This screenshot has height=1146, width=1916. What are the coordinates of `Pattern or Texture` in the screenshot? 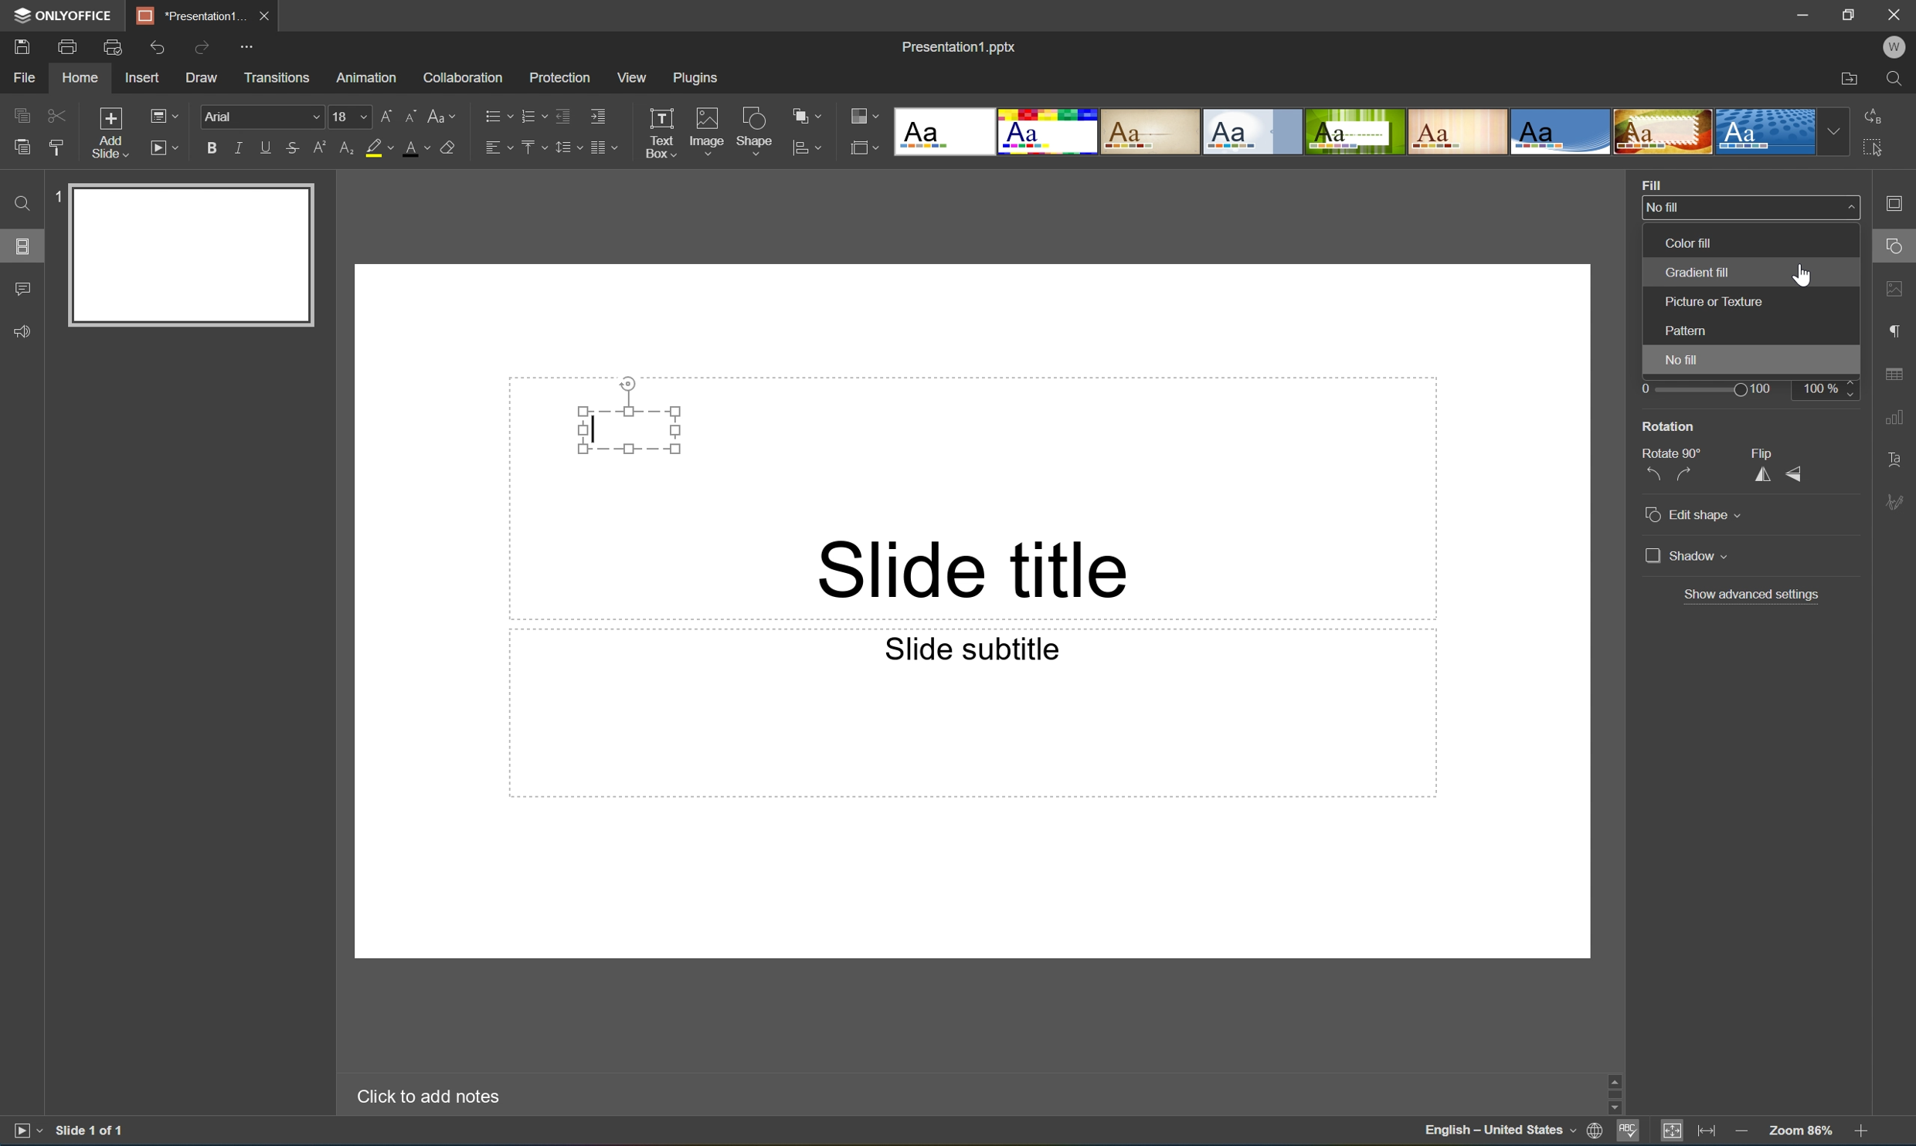 It's located at (1717, 302).